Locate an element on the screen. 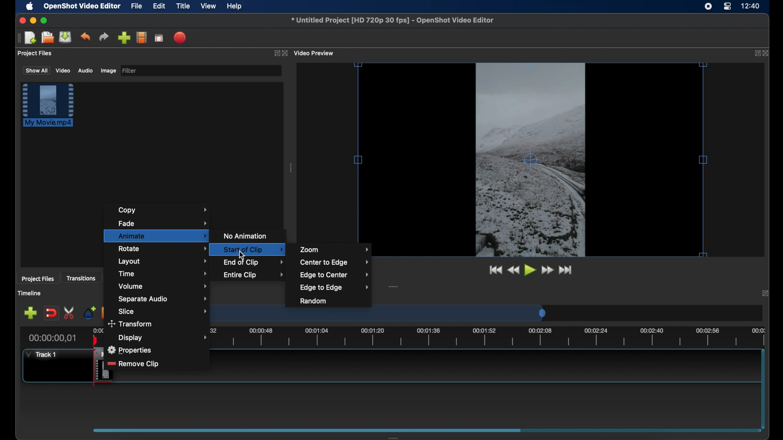 This screenshot has height=440, width=783. fast forward is located at coordinates (548, 270).